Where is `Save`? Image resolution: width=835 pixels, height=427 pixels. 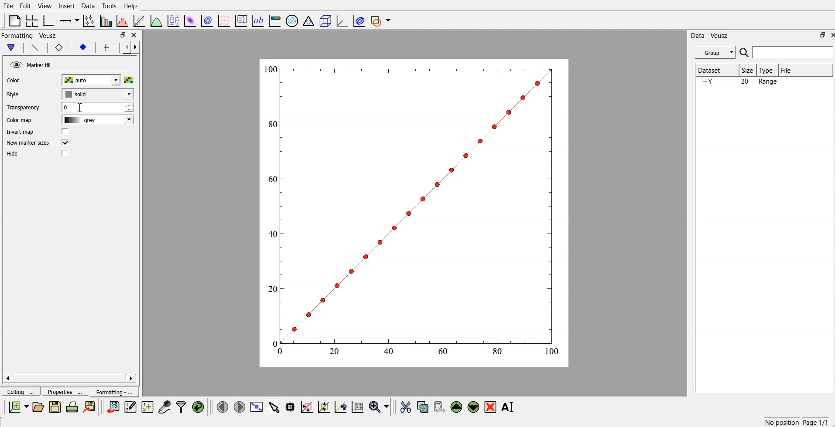 Save is located at coordinates (55, 407).